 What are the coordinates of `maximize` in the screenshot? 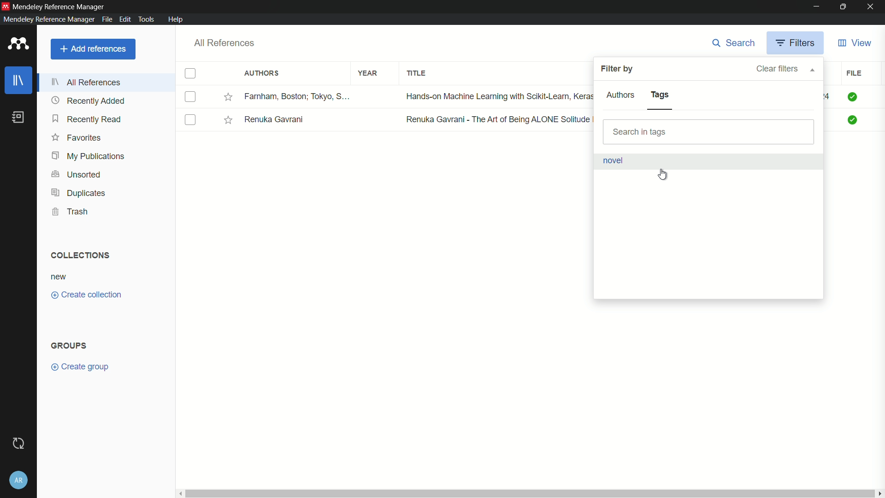 It's located at (843, 7).